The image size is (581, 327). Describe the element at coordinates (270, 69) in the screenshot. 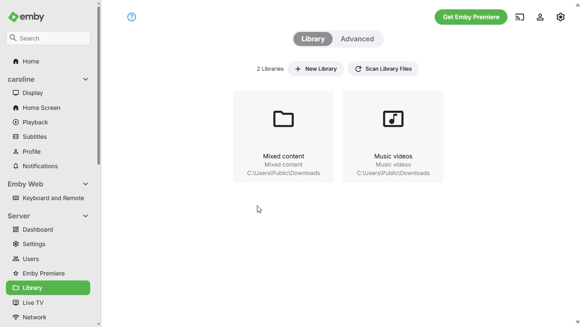

I see `2 libraries` at that location.